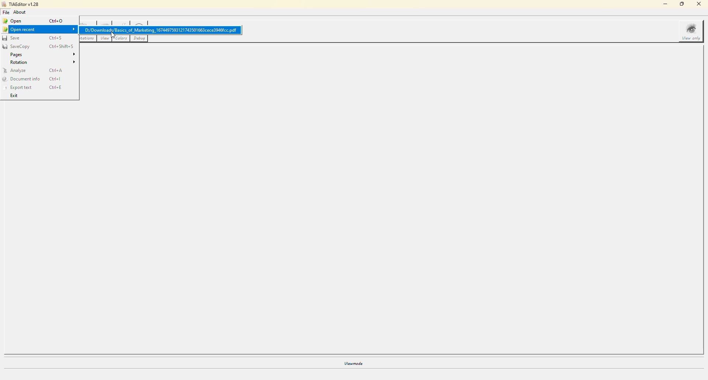 This screenshot has width=708, height=380. Describe the element at coordinates (13, 21) in the screenshot. I see `open` at that location.